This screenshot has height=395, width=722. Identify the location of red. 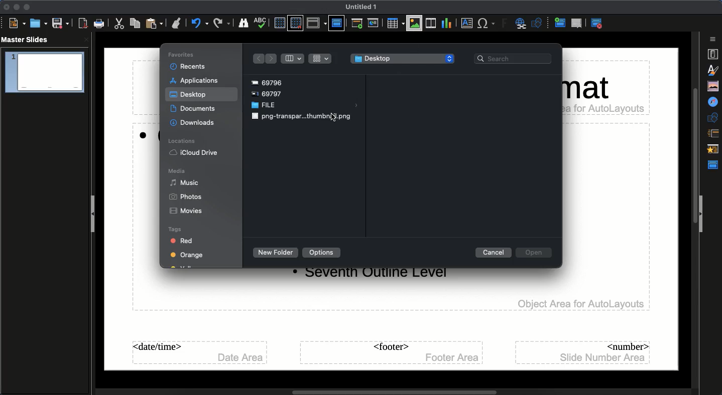
(185, 241).